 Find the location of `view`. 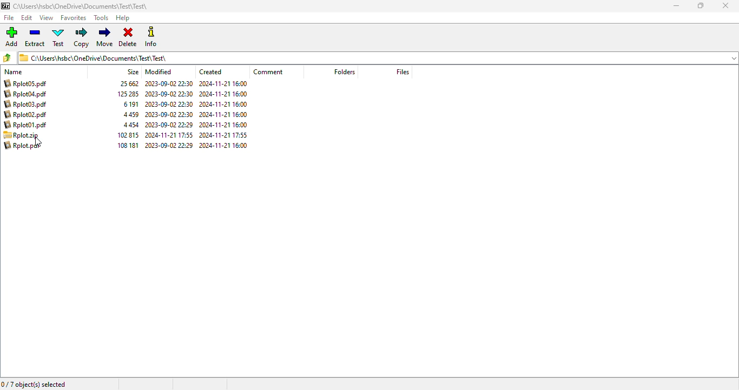

view is located at coordinates (46, 18).